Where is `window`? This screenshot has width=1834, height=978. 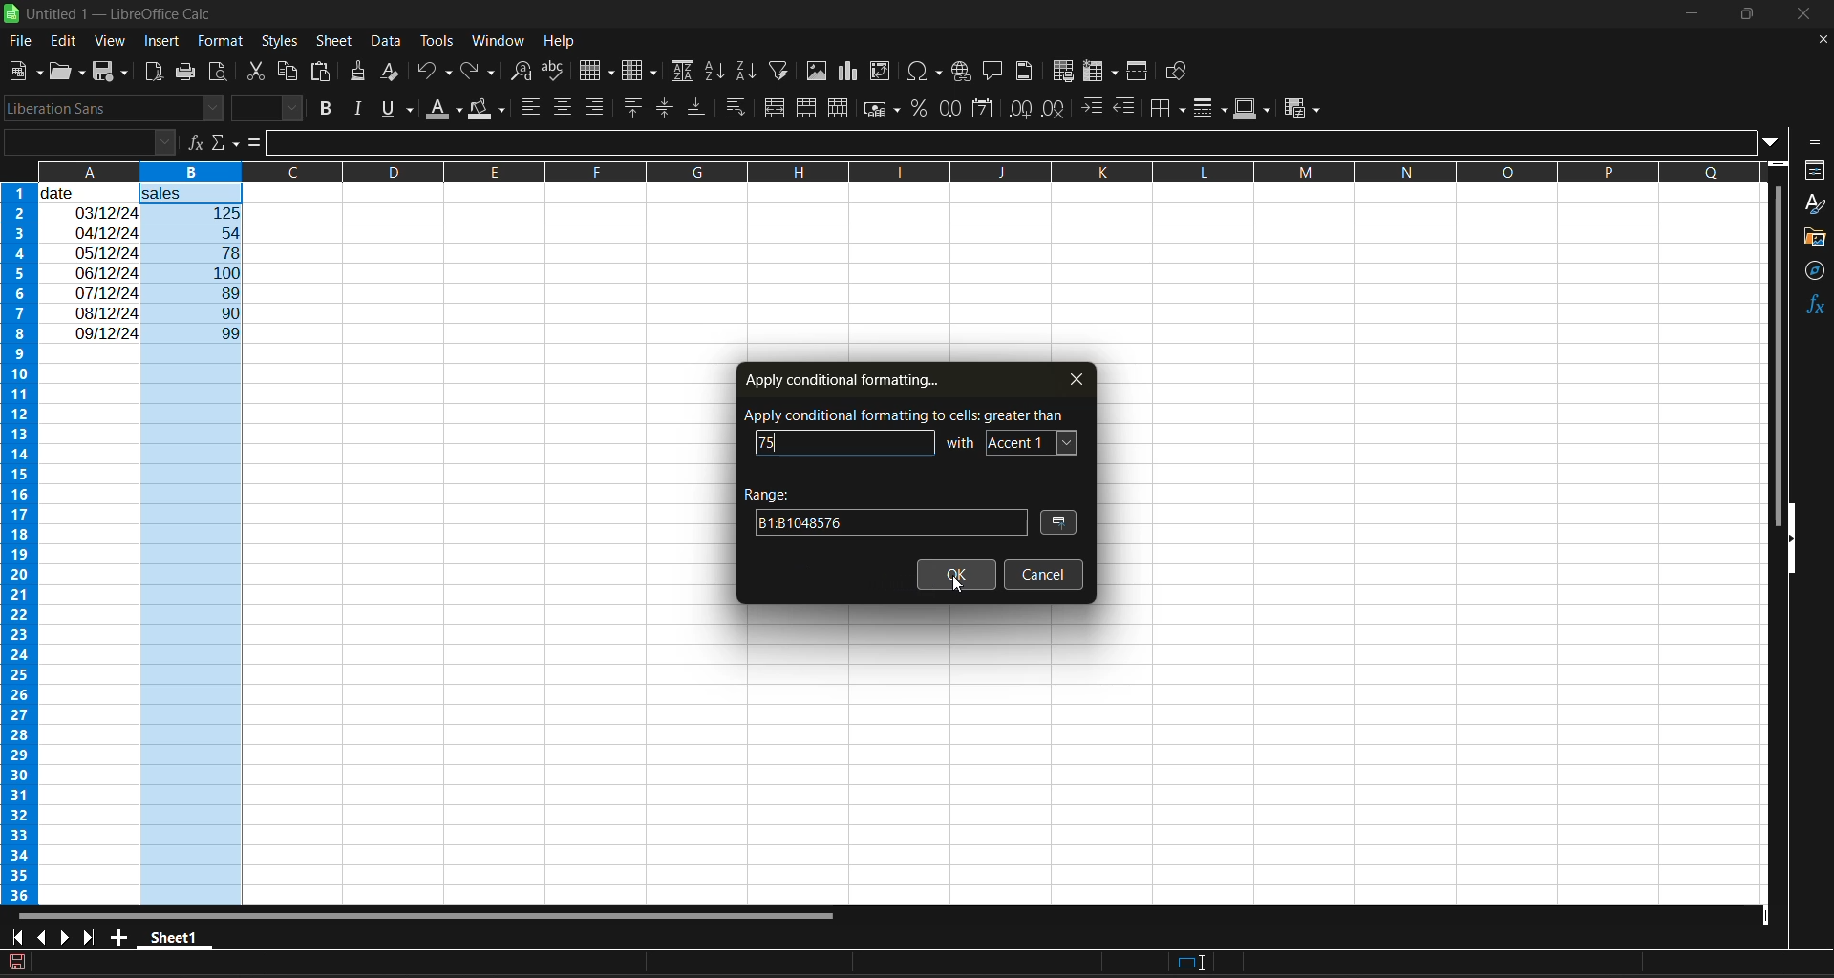
window is located at coordinates (497, 43).